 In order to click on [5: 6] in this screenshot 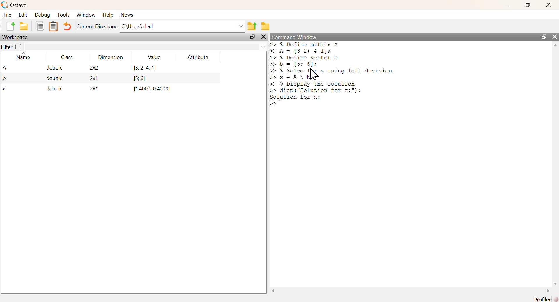, I will do `click(137, 78)`.